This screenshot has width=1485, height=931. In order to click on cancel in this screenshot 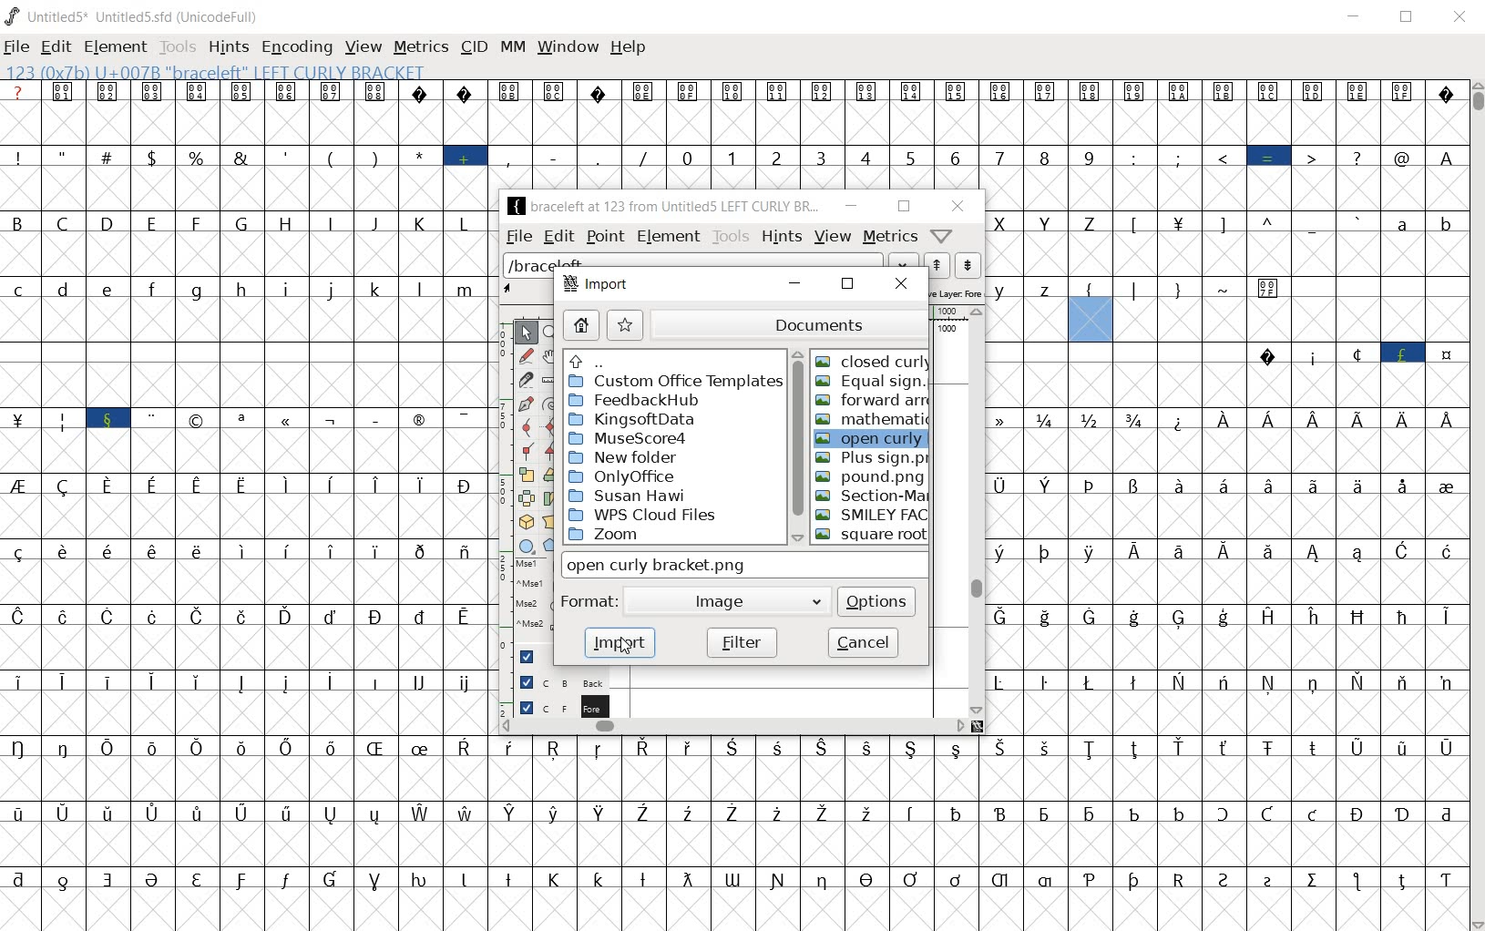, I will do `click(863, 642)`.